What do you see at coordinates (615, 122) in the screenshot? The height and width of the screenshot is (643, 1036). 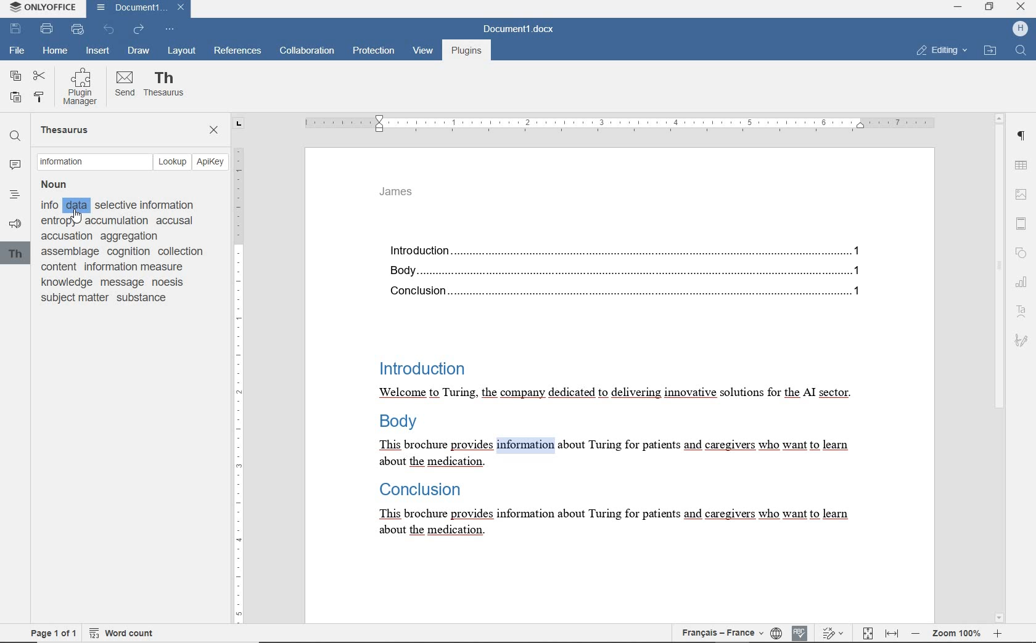 I see `RULER` at bounding box center [615, 122].